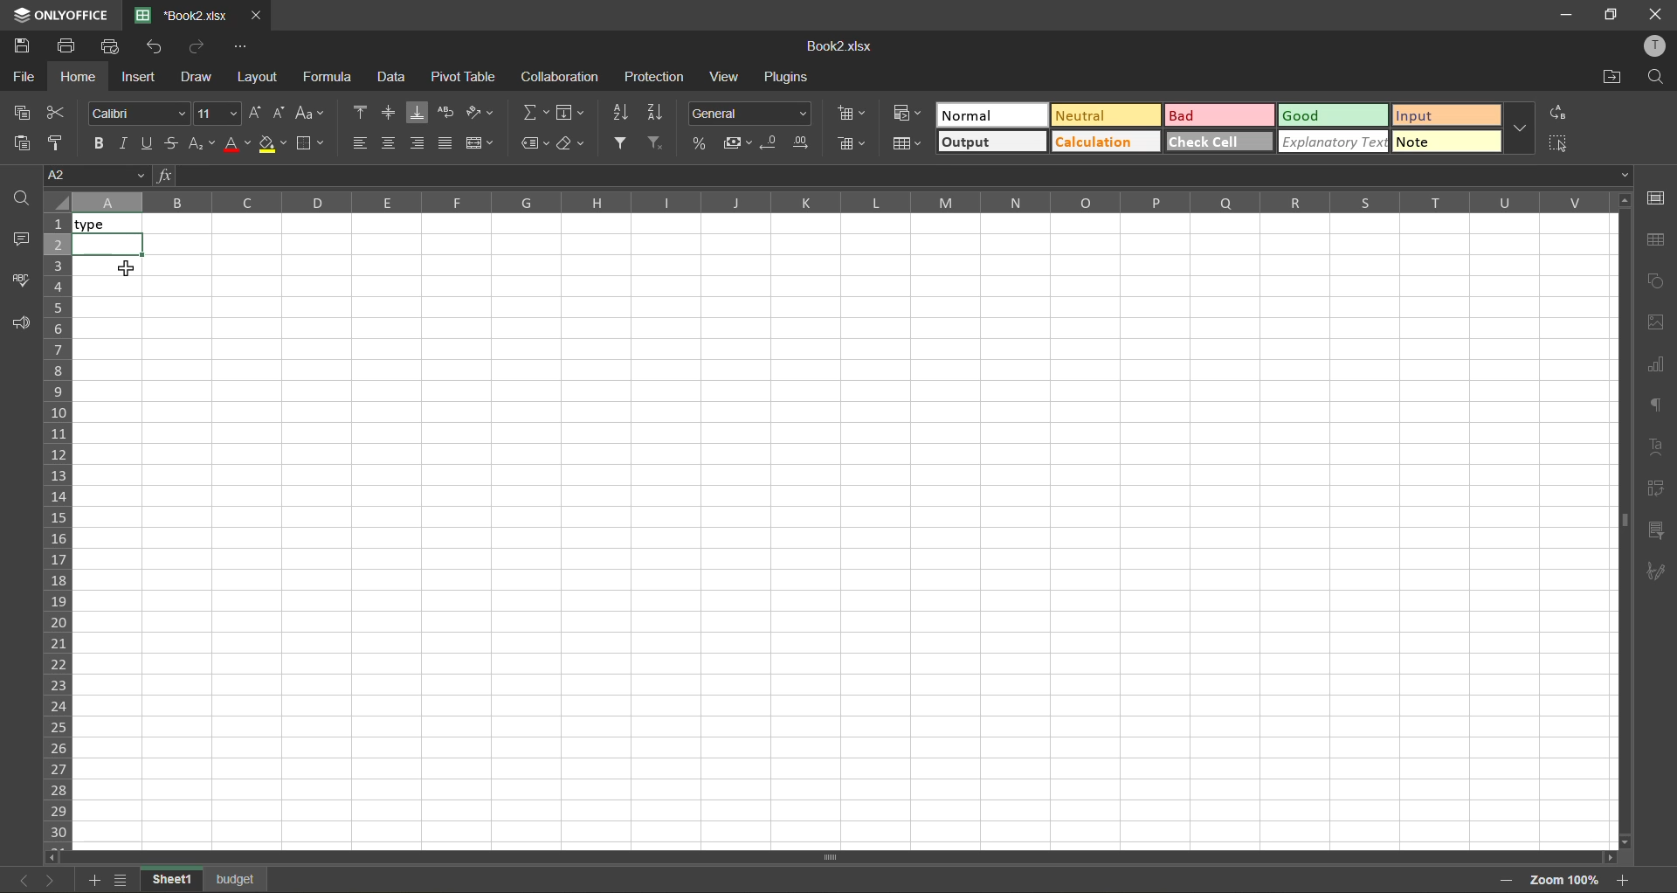 The image size is (1677, 893). Describe the element at coordinates (58, 141) in the screenshot. I see `copy style` at that location.